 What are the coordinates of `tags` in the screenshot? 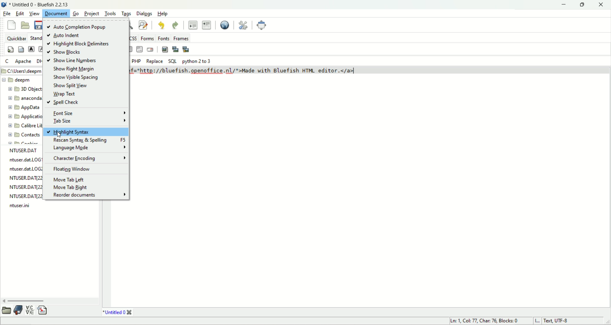 It's located at (127, 14).